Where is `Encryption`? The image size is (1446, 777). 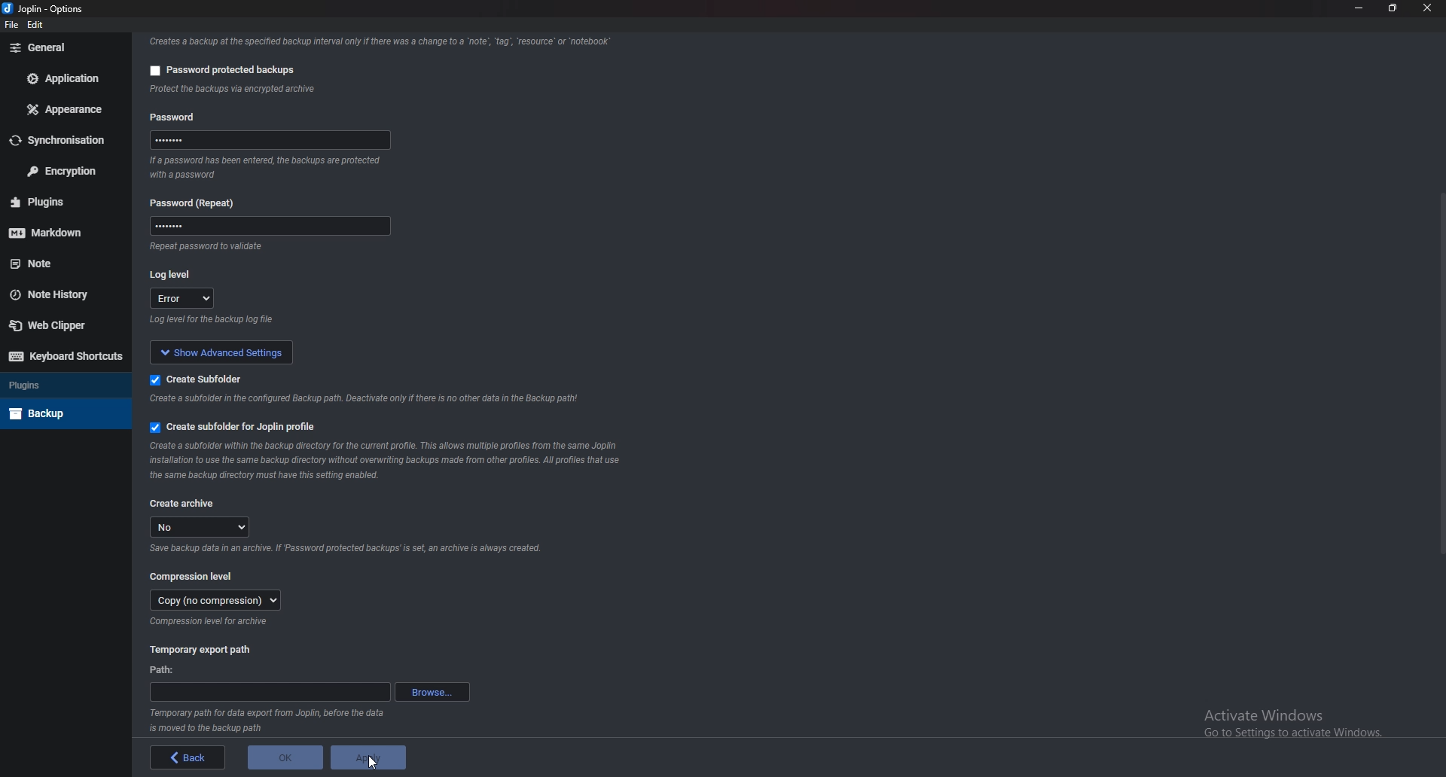 Encryption is located at coordinates (62, 170).